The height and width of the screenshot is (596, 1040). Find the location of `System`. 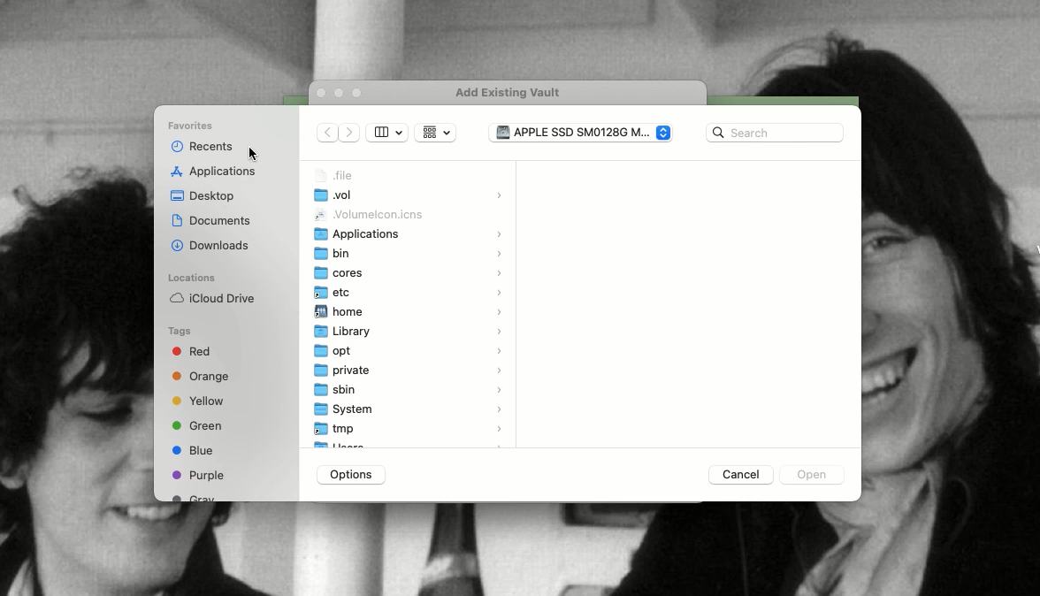

System is located at coordinates (409, 409).